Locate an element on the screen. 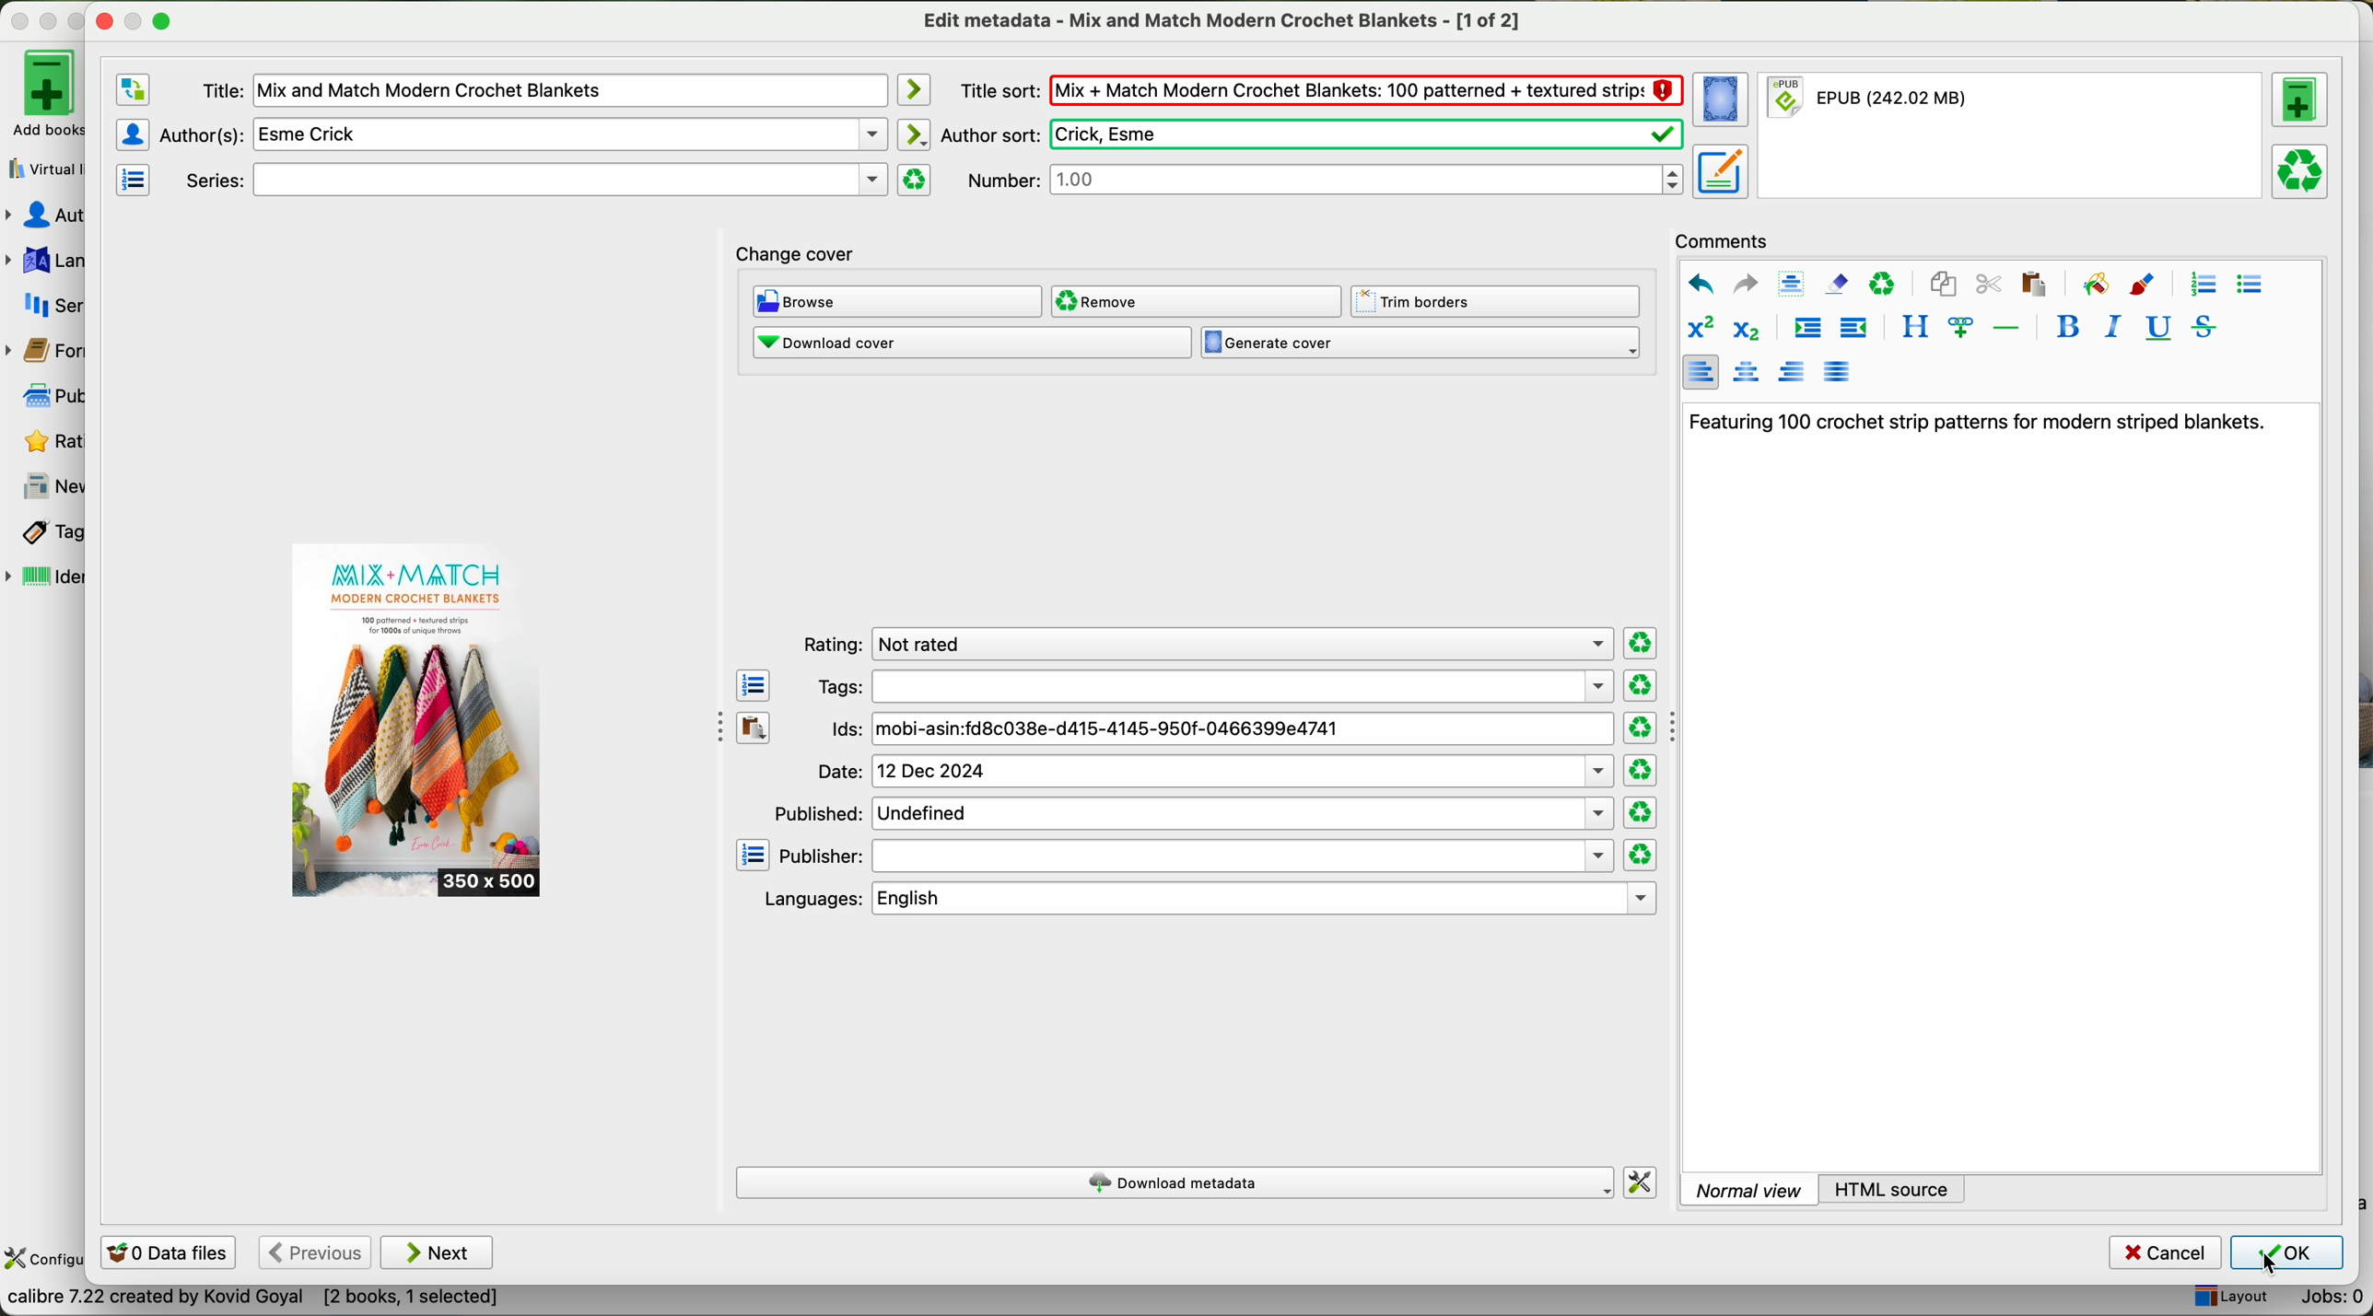  edit metadata is located at coordinates (1225, 20).